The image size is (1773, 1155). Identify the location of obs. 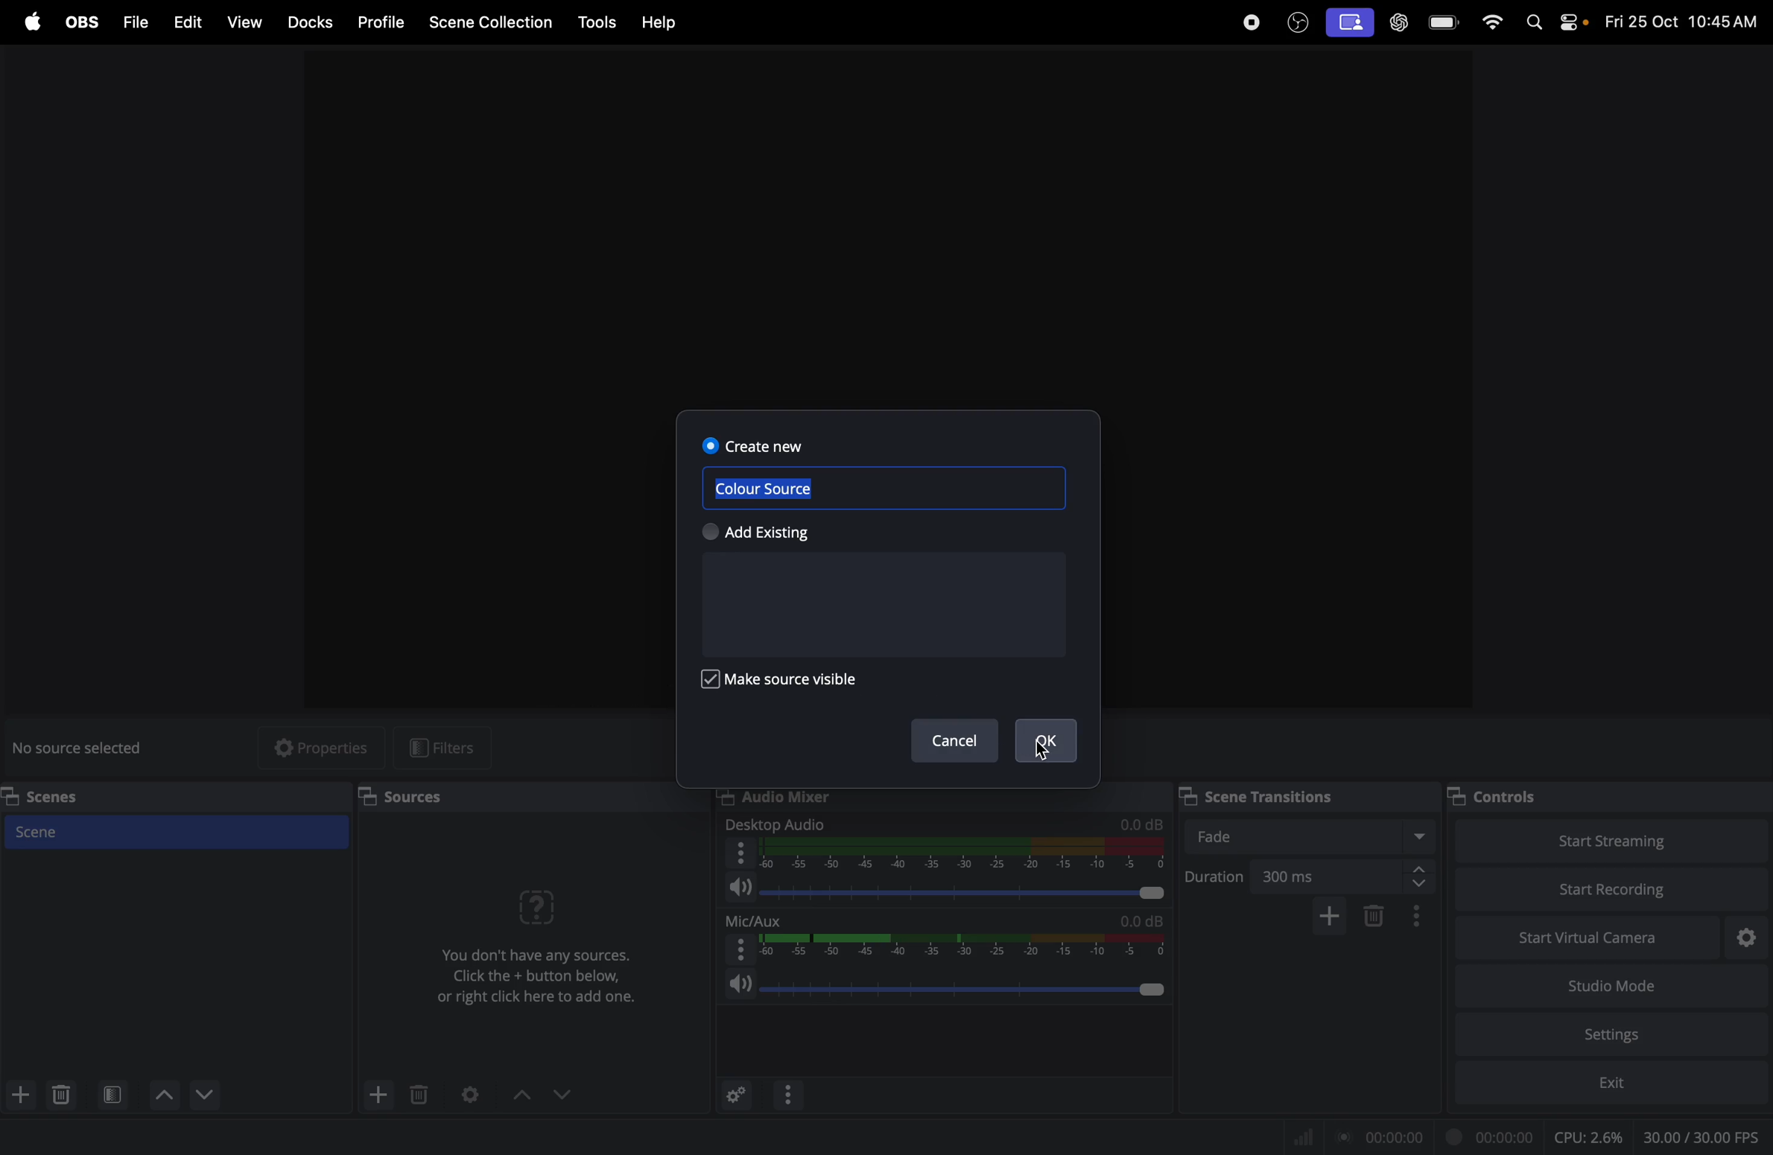
(1298, 21).